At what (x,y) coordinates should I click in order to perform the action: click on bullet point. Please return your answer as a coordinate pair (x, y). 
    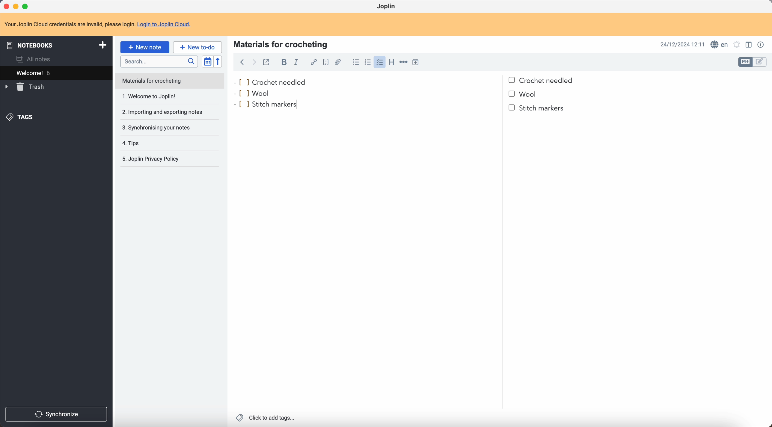
    Looking at the image, I should click on (525, 93).